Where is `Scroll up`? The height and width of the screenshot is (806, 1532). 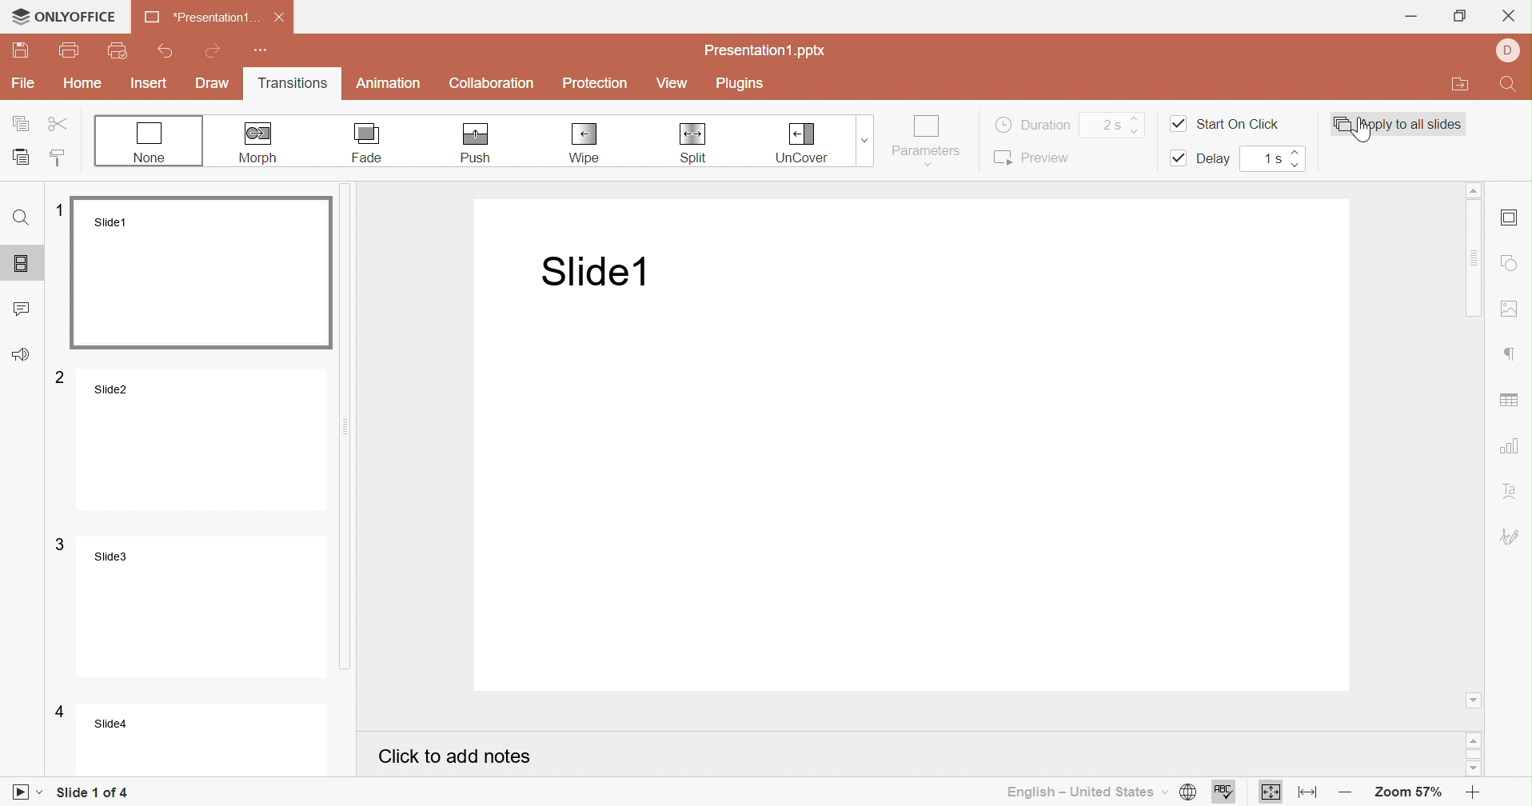
Scroll up is located at coordinates (1477, 190).